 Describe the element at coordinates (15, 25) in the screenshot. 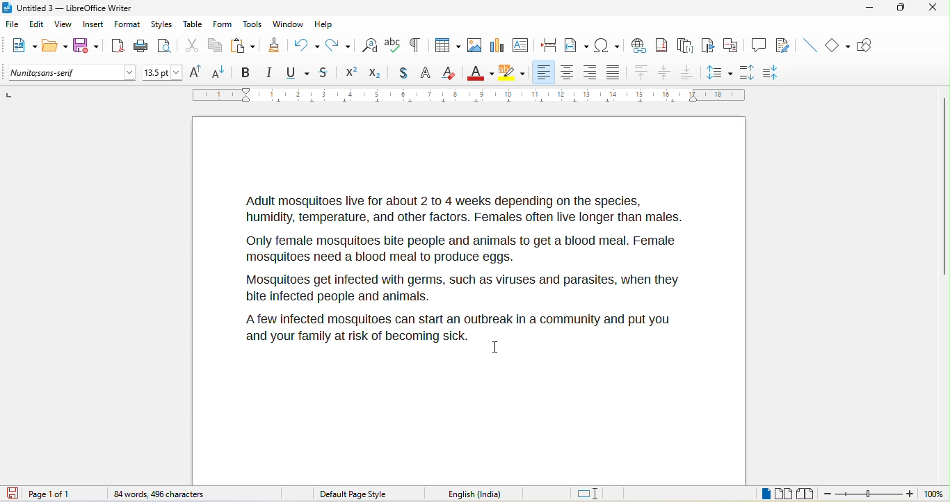

I see `file` at that location.